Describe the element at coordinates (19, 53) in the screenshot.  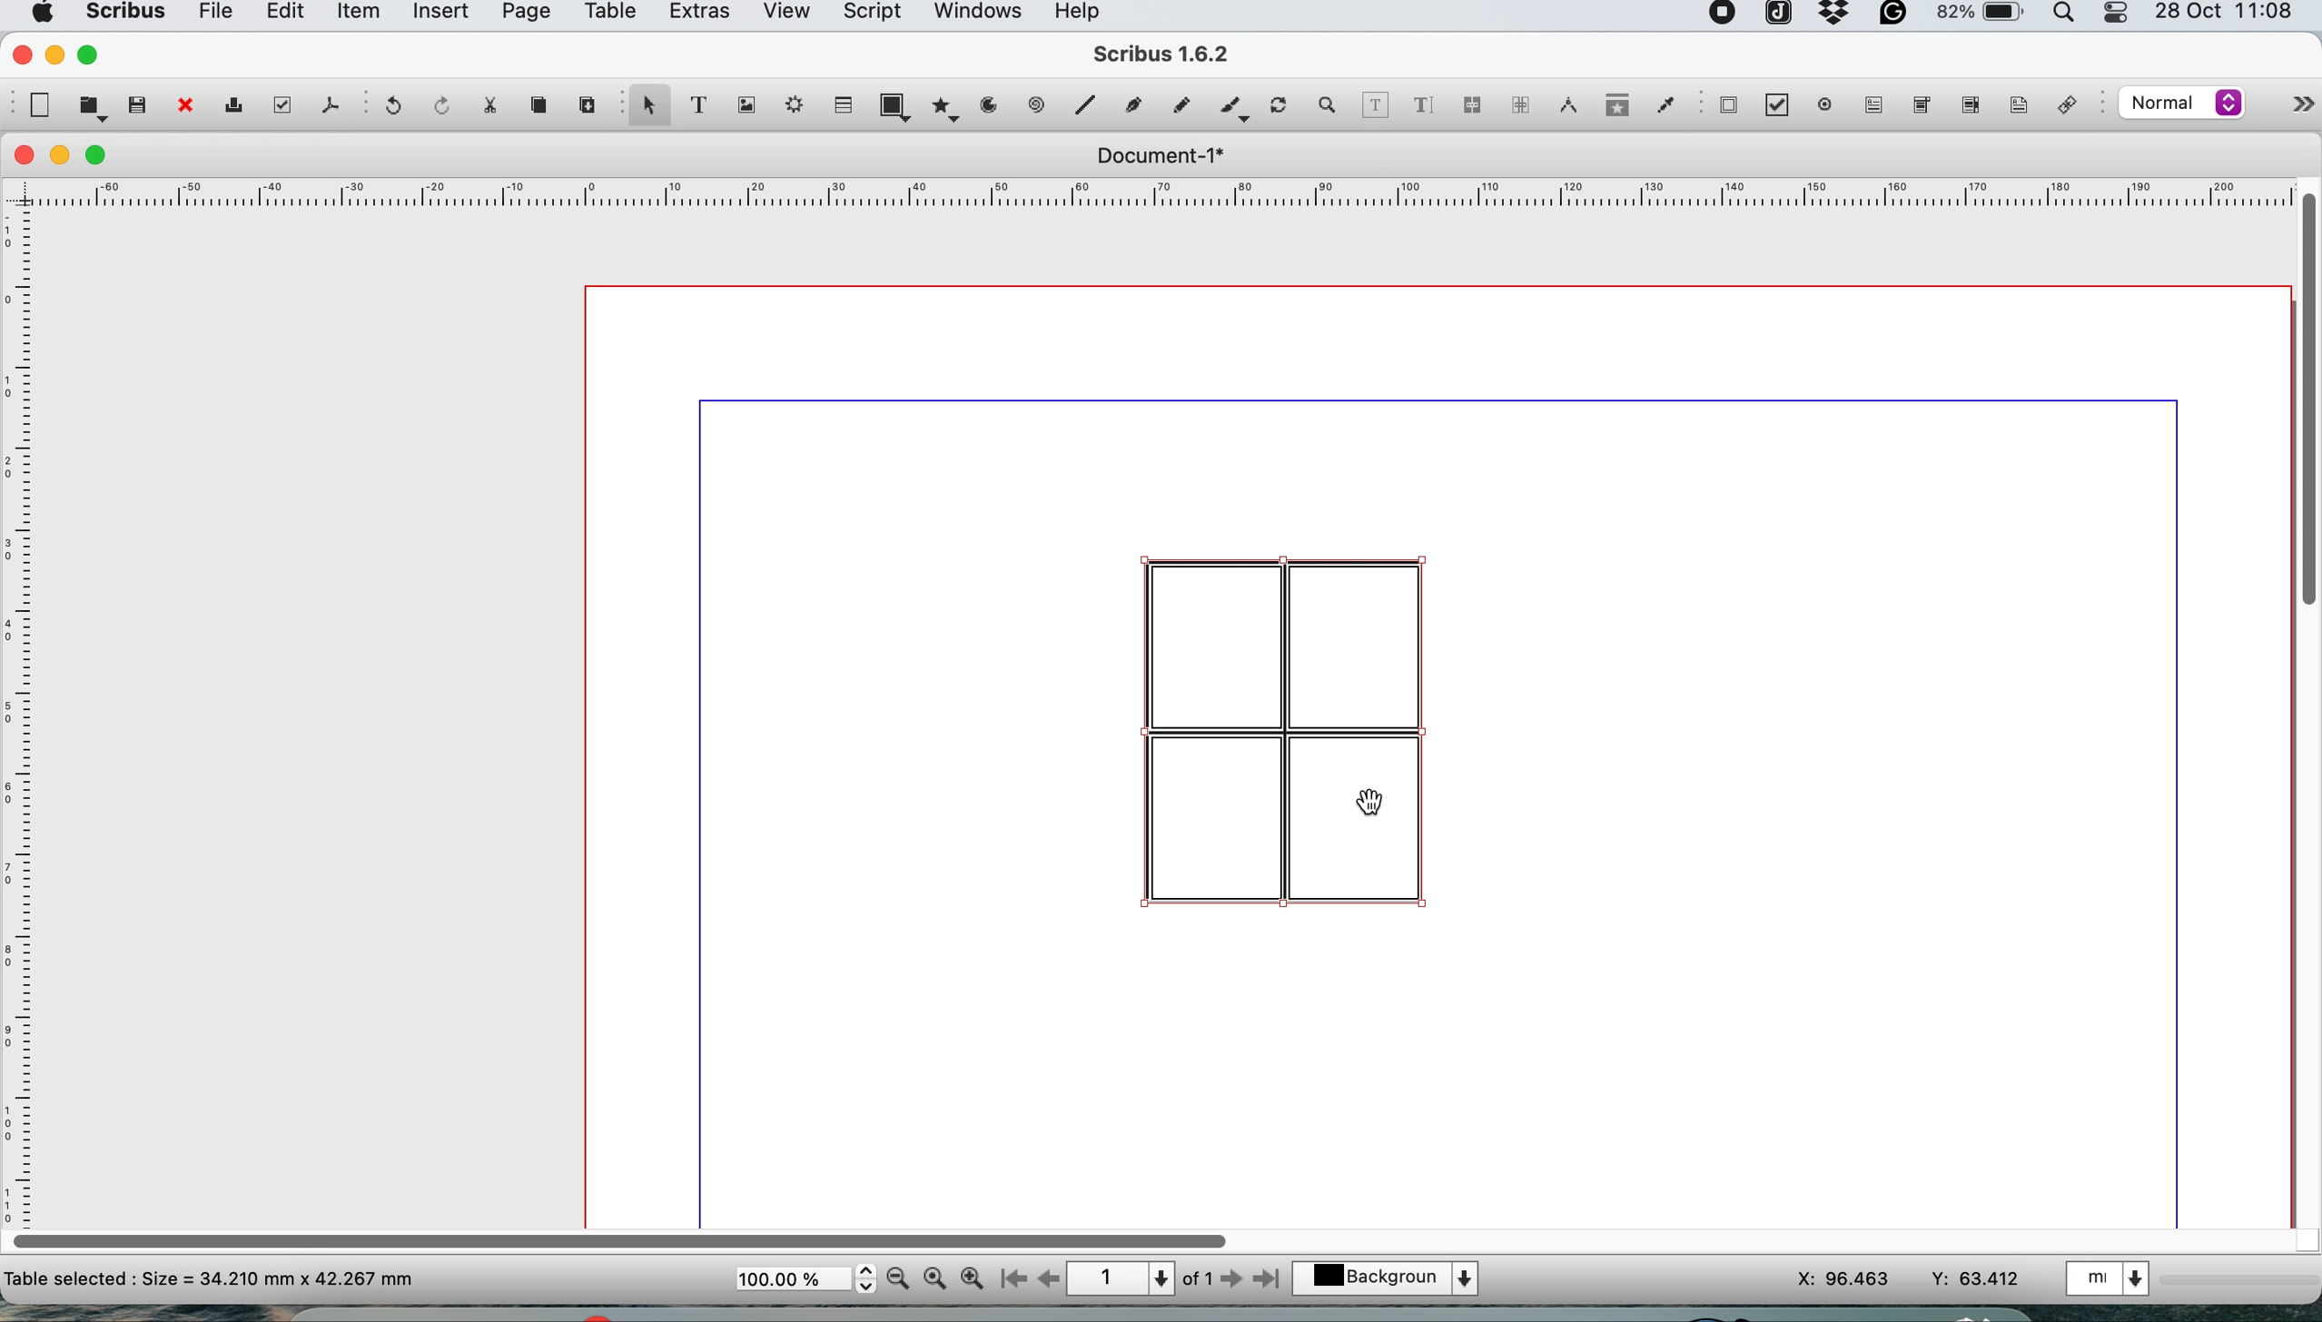
I see `close` at that location.